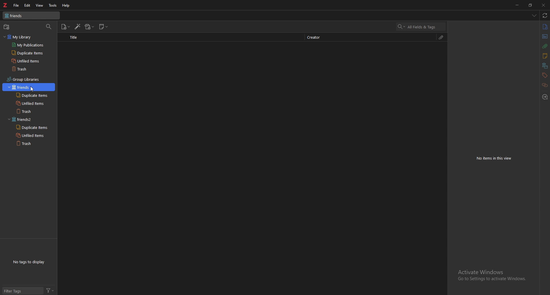 The width and height of the screenshot is (550, 295). Describe the element at coordinates (32, 52) in the screenshot. I see `duplicate items` at that location.